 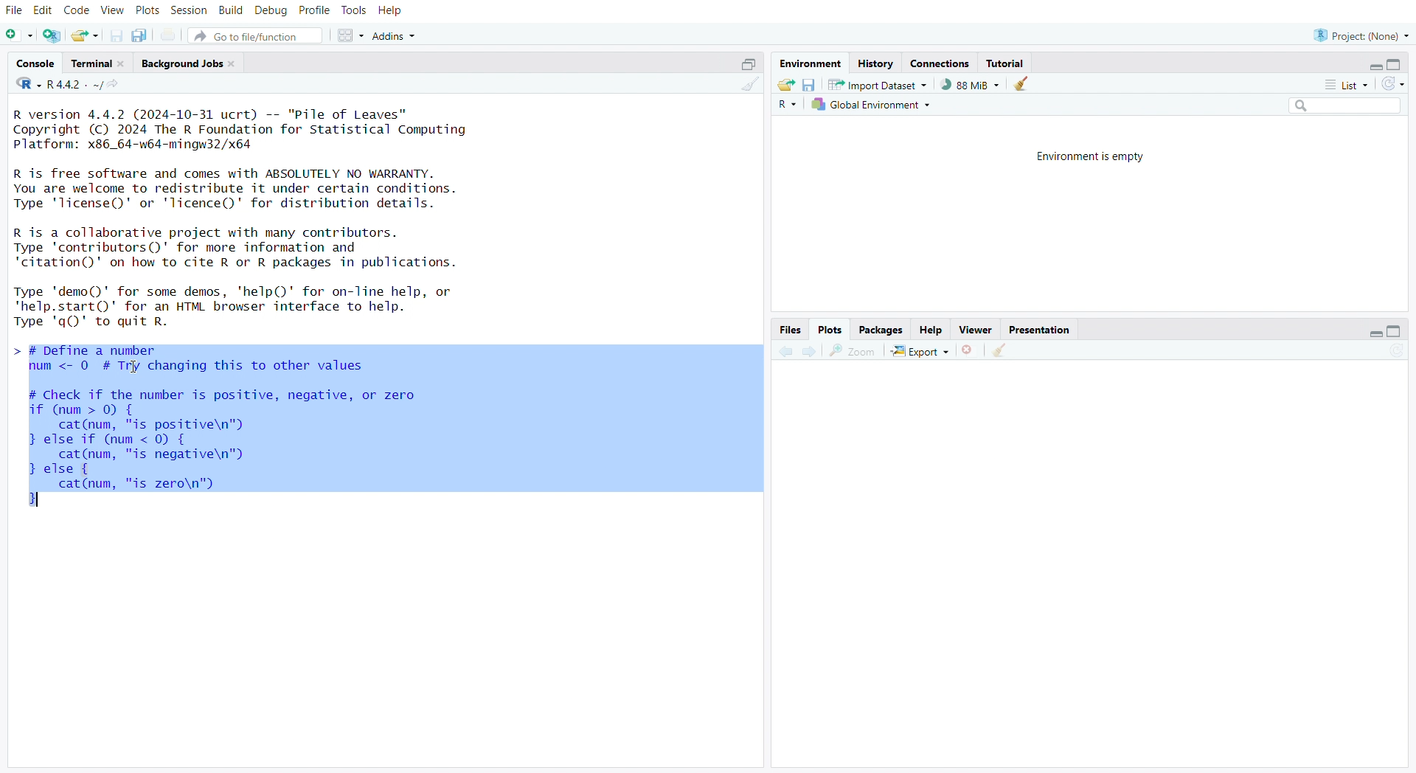 I want to click on forward, so click(x=811, y=353).